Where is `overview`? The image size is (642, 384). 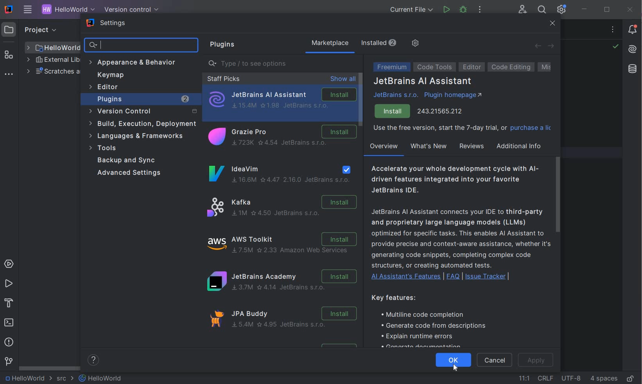 overview is located at coordinates (383, 148).